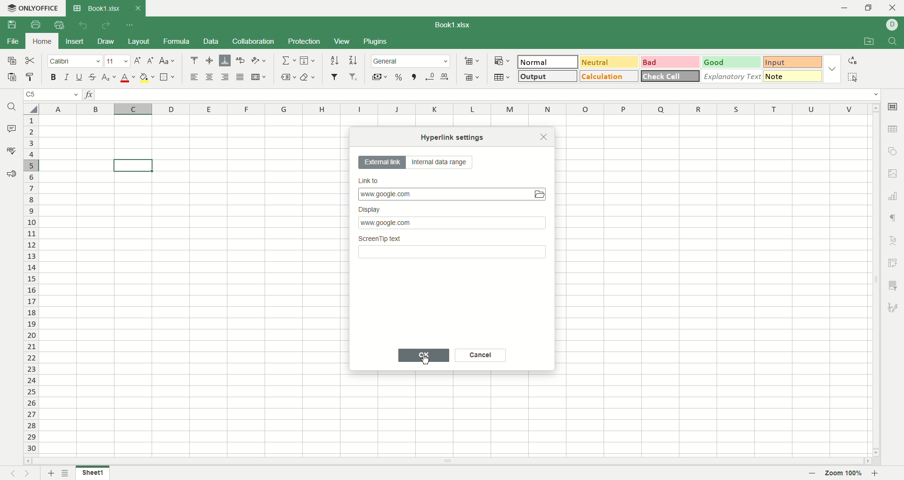 This screenshot has height=480, width=904. What do you see at coordinates (729, 62) in the screenshot?
I see `good` at bounding box center [729, 62].